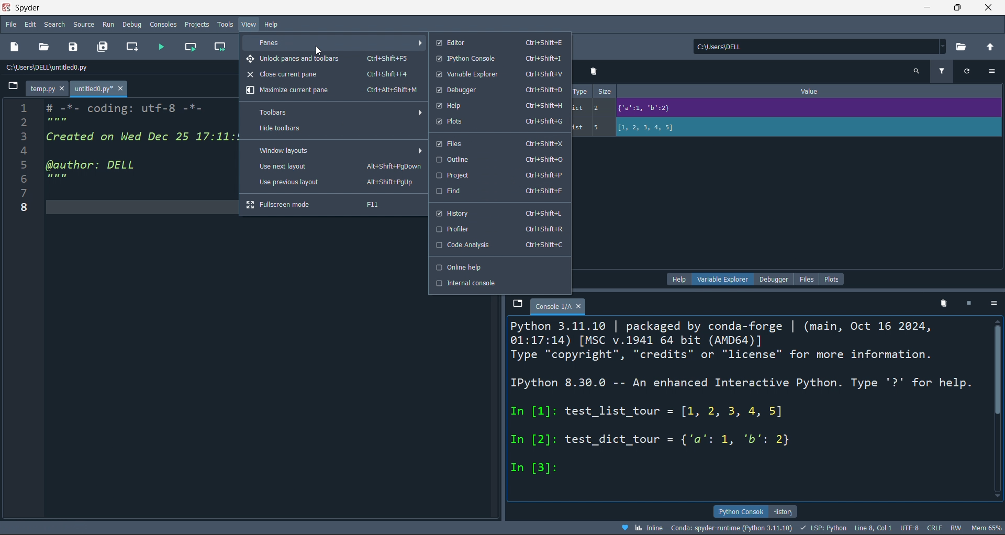  I want to click on unlock panes and toolbars, so click(330, 60).